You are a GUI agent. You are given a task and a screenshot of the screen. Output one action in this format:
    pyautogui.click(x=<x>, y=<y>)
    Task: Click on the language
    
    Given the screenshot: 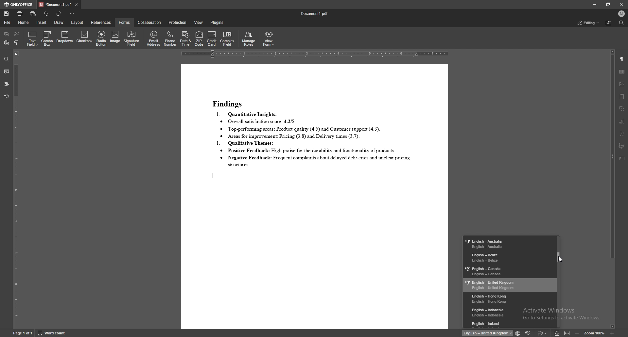 What is the action you would take?
    pyautogui.click(x=508, y=243)
    